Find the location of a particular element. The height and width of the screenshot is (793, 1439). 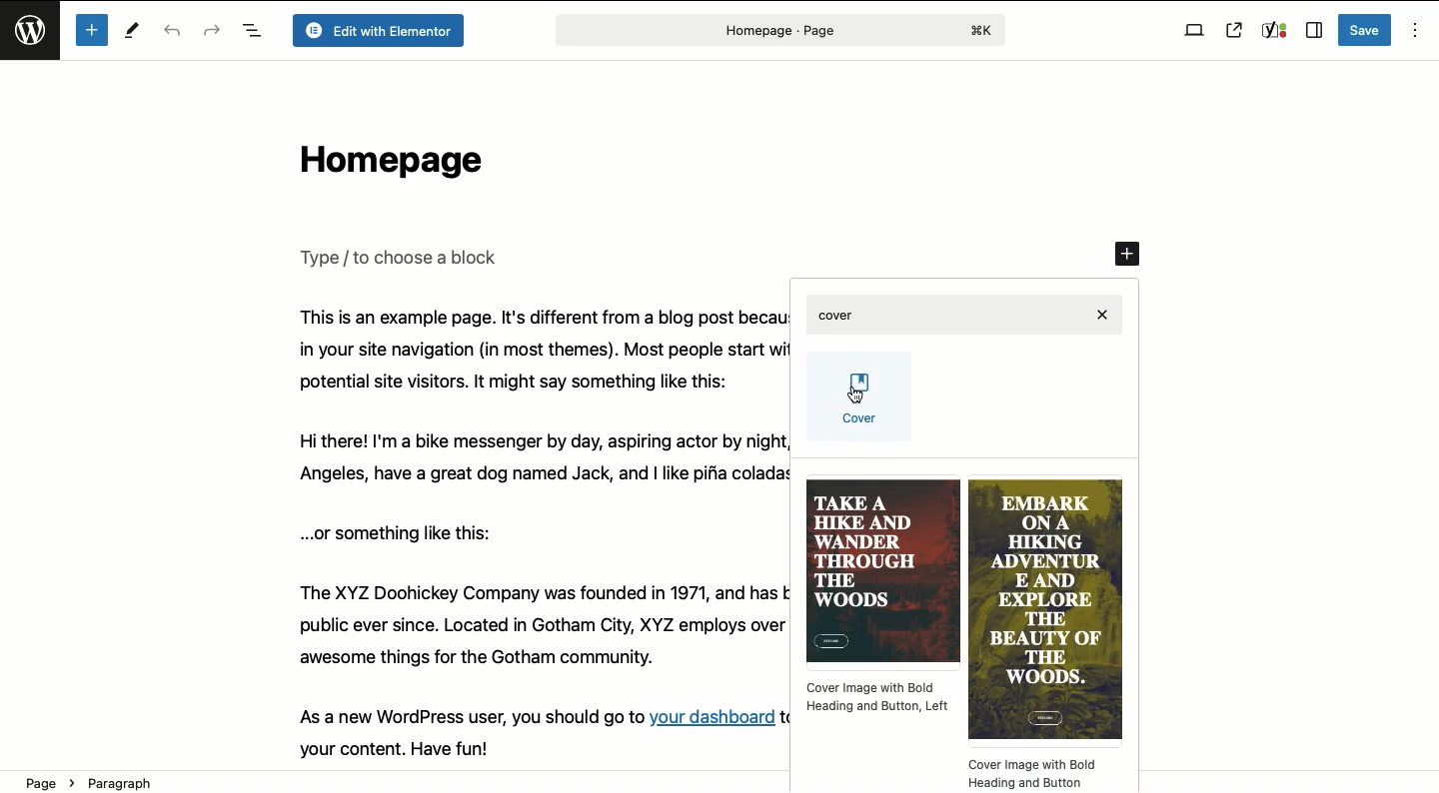

This is an example page. It's different from a blog post because it will stay in one place and will show up
in your site navigation (in most themes). Most people start with an About page that introduces them to
potential site visitors. It might say something like this: is located at coordinates (534, 350).